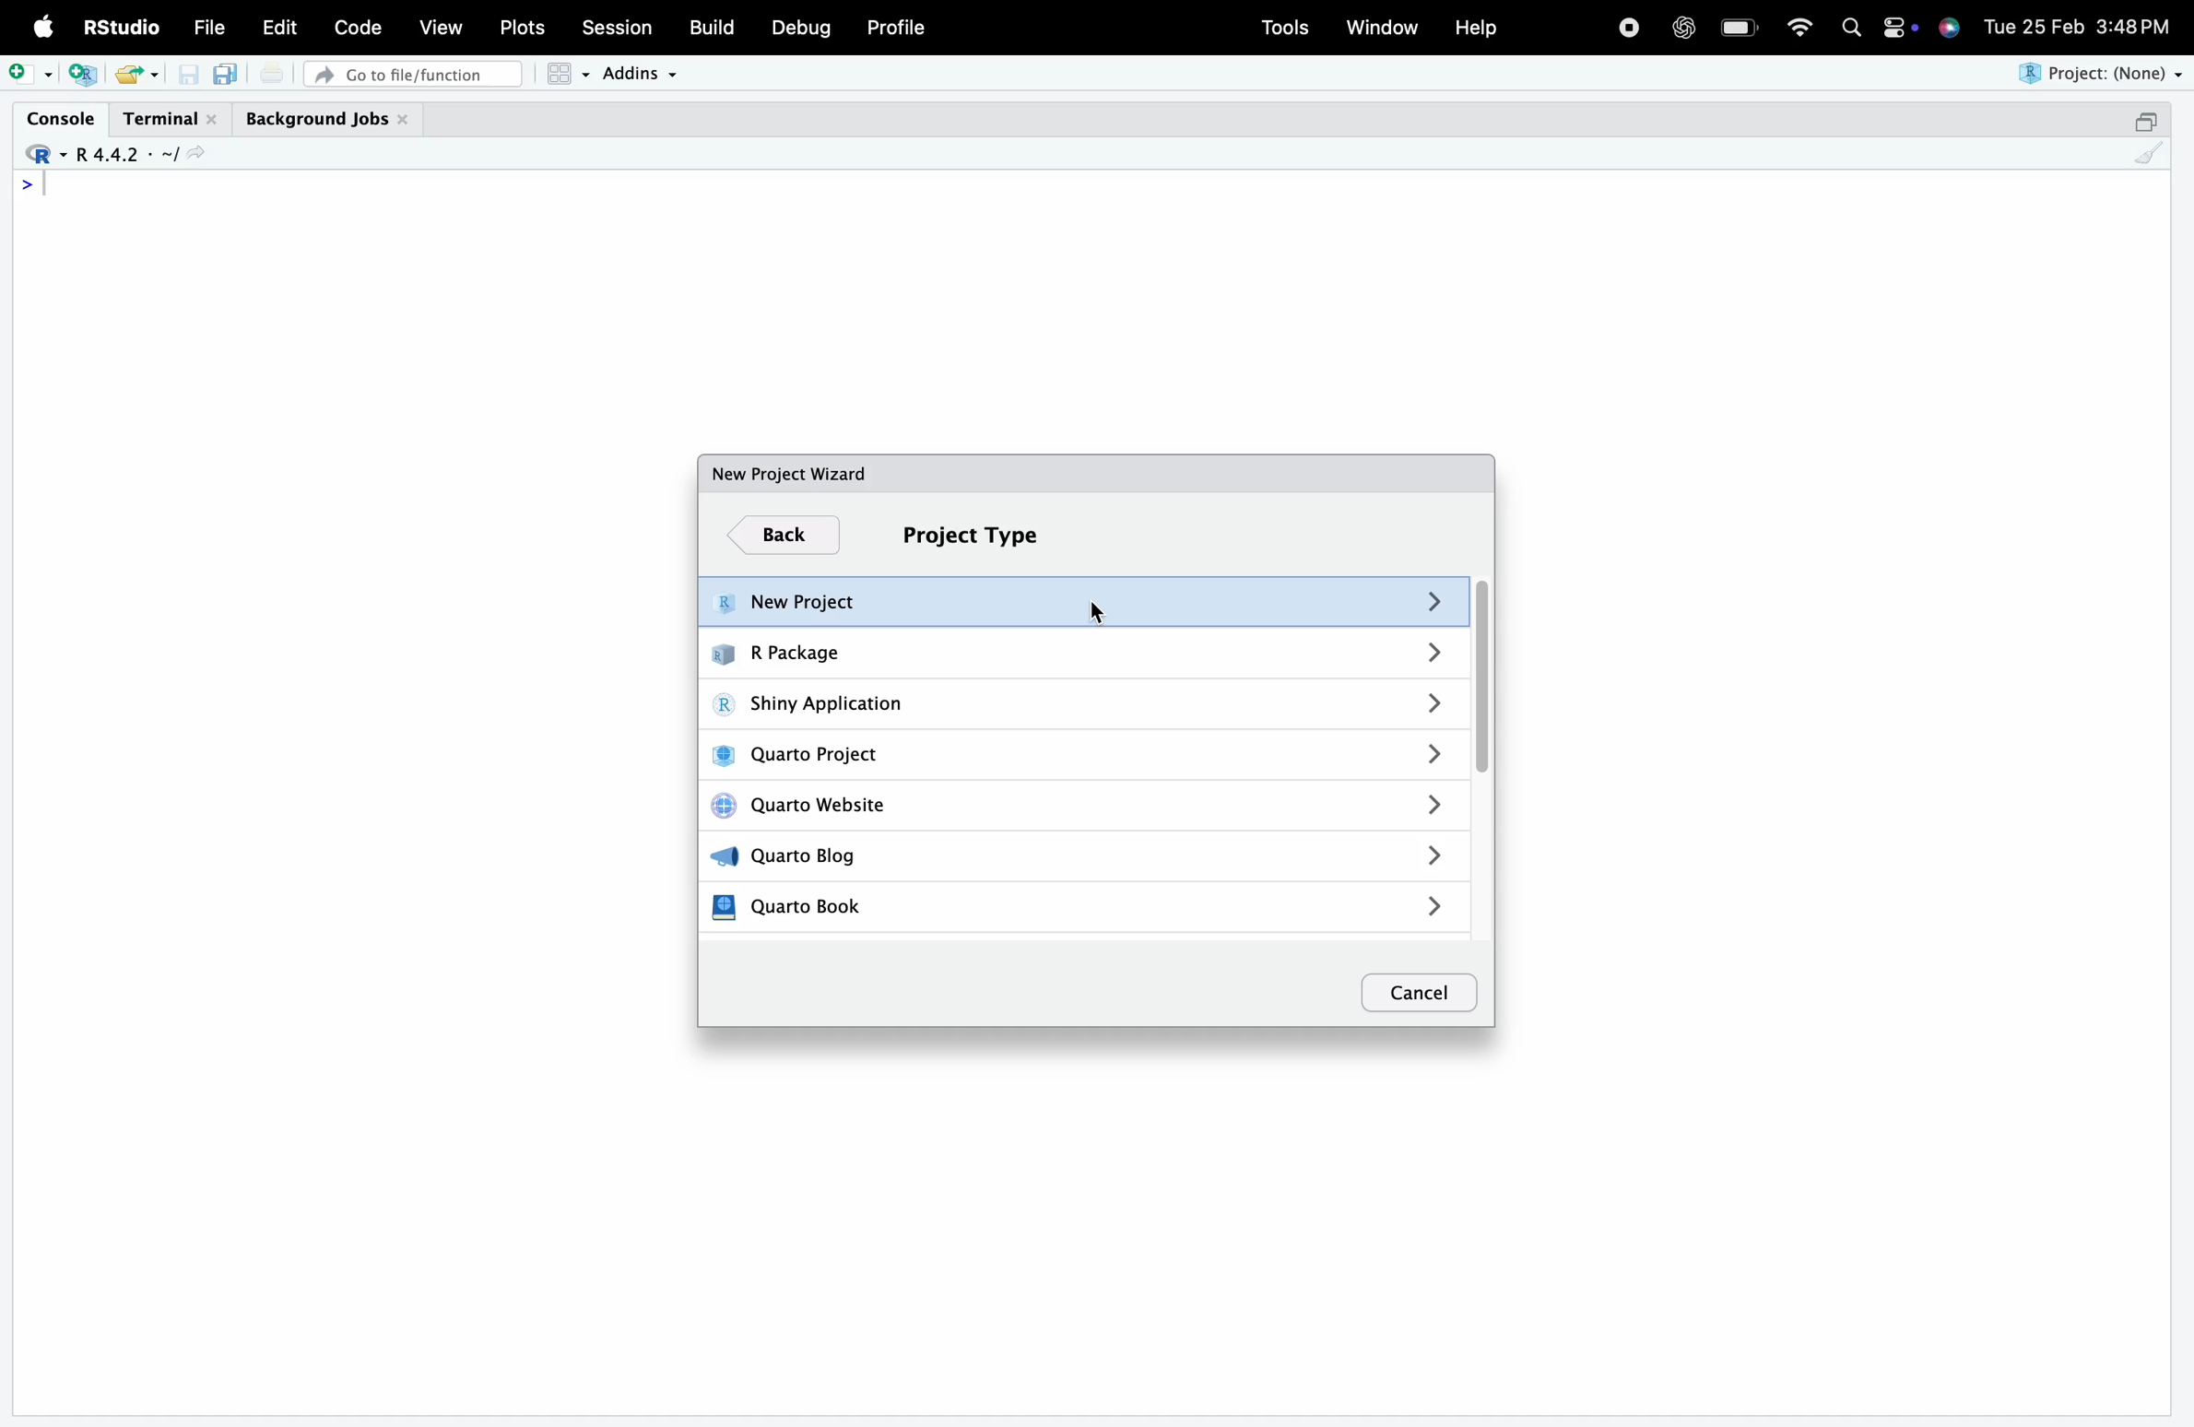 This screenshot has width=2194, height=1427. What do you see at coordinates (1084, 756) in the screenshot?
I see `Quarto Project` at bounding box center [1084, 756].